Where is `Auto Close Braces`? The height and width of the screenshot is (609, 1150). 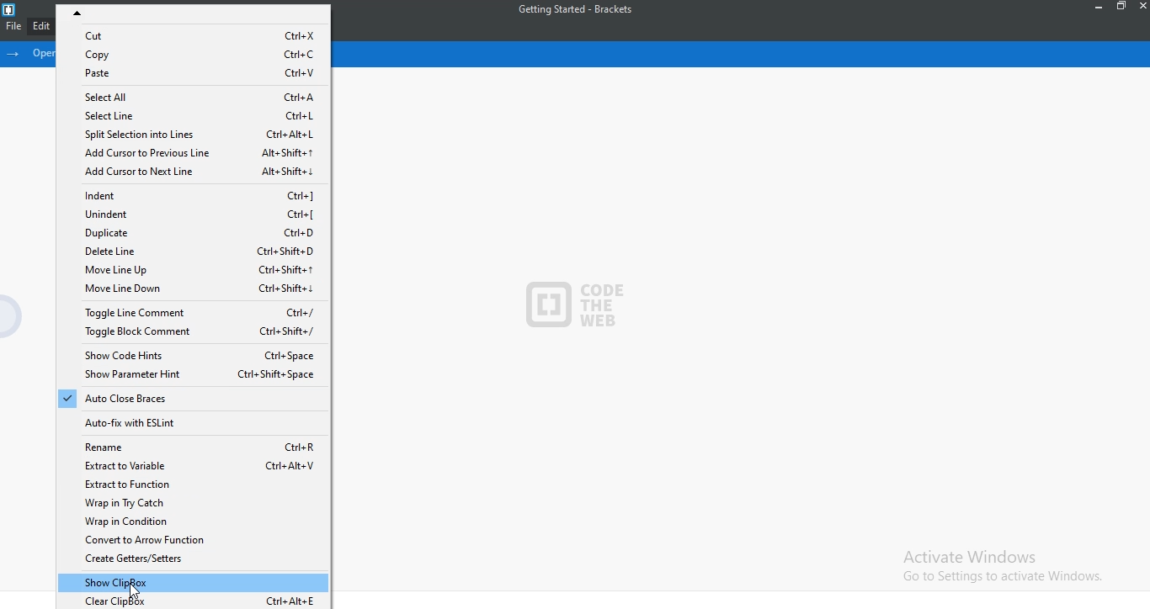
Auto Close Braces is located at coordinates (189, 400).